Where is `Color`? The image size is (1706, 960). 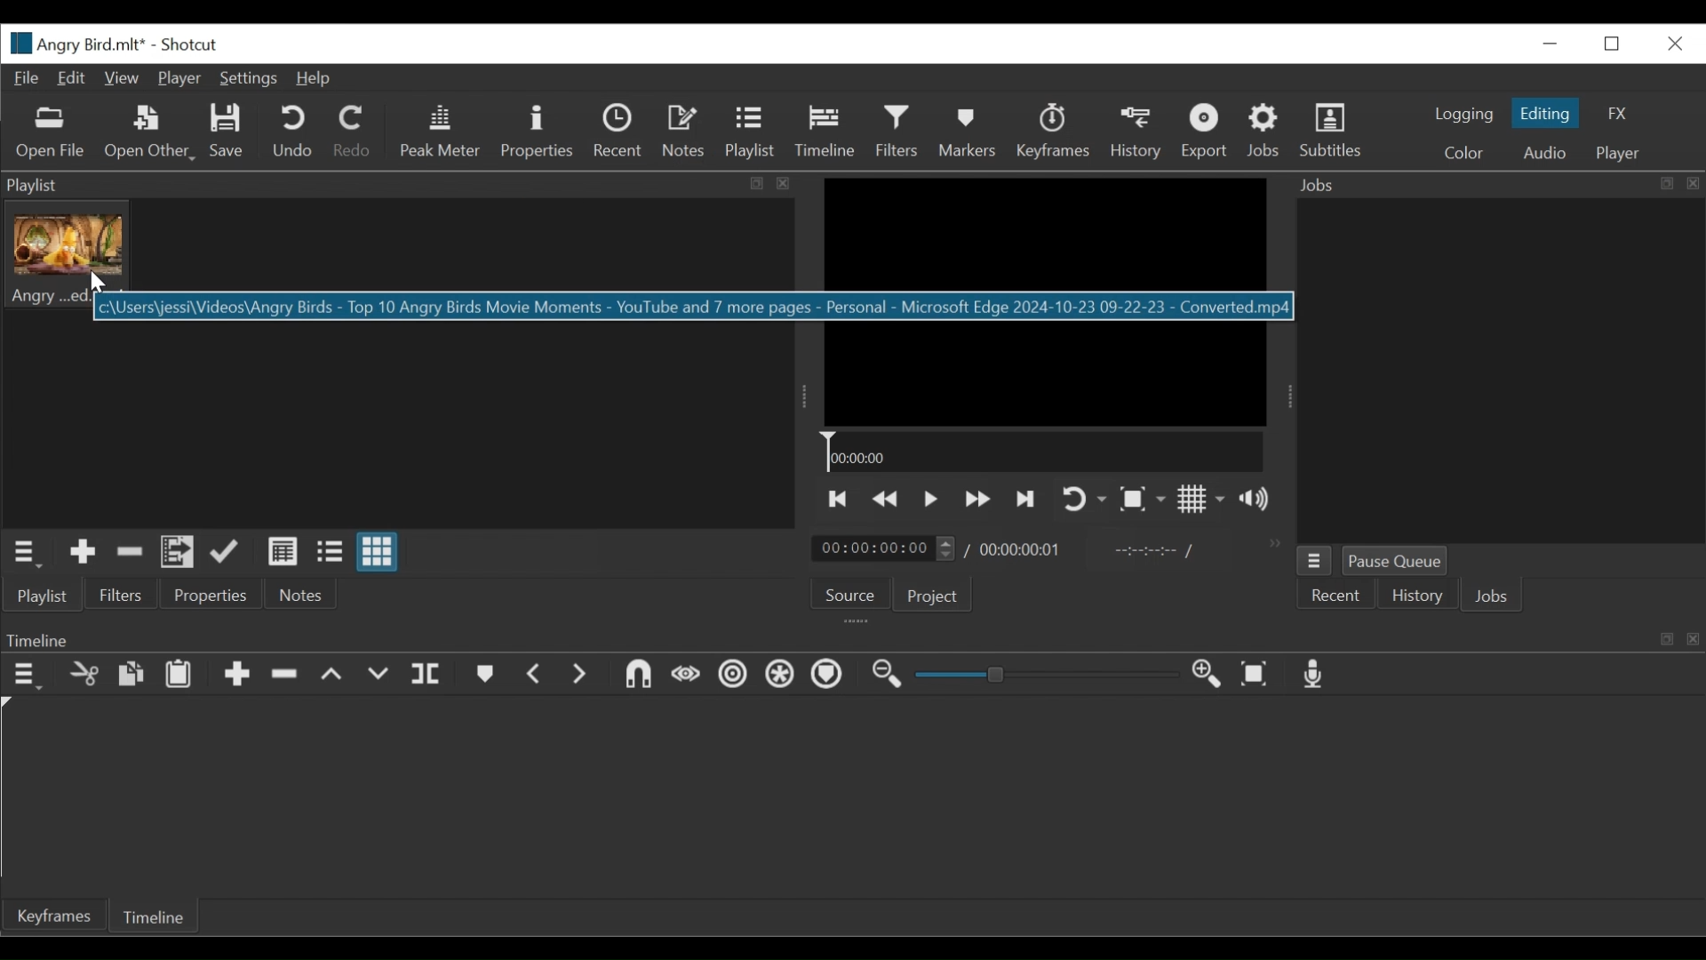 Color is located at coordinates (1469, 152).